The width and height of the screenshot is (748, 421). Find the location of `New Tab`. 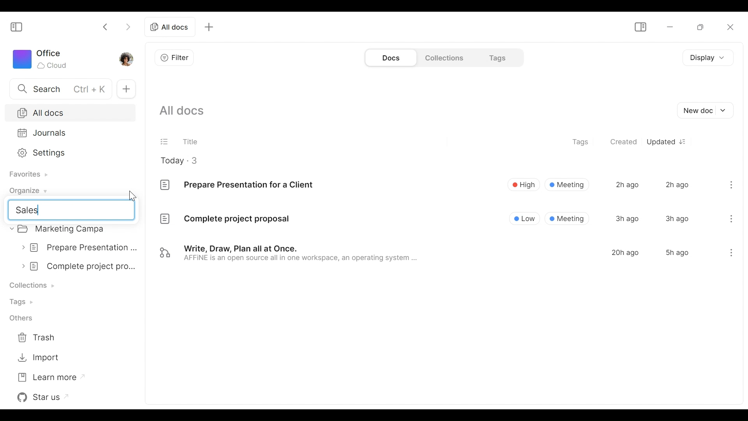

New Tab is located at coordinates (127, 89).